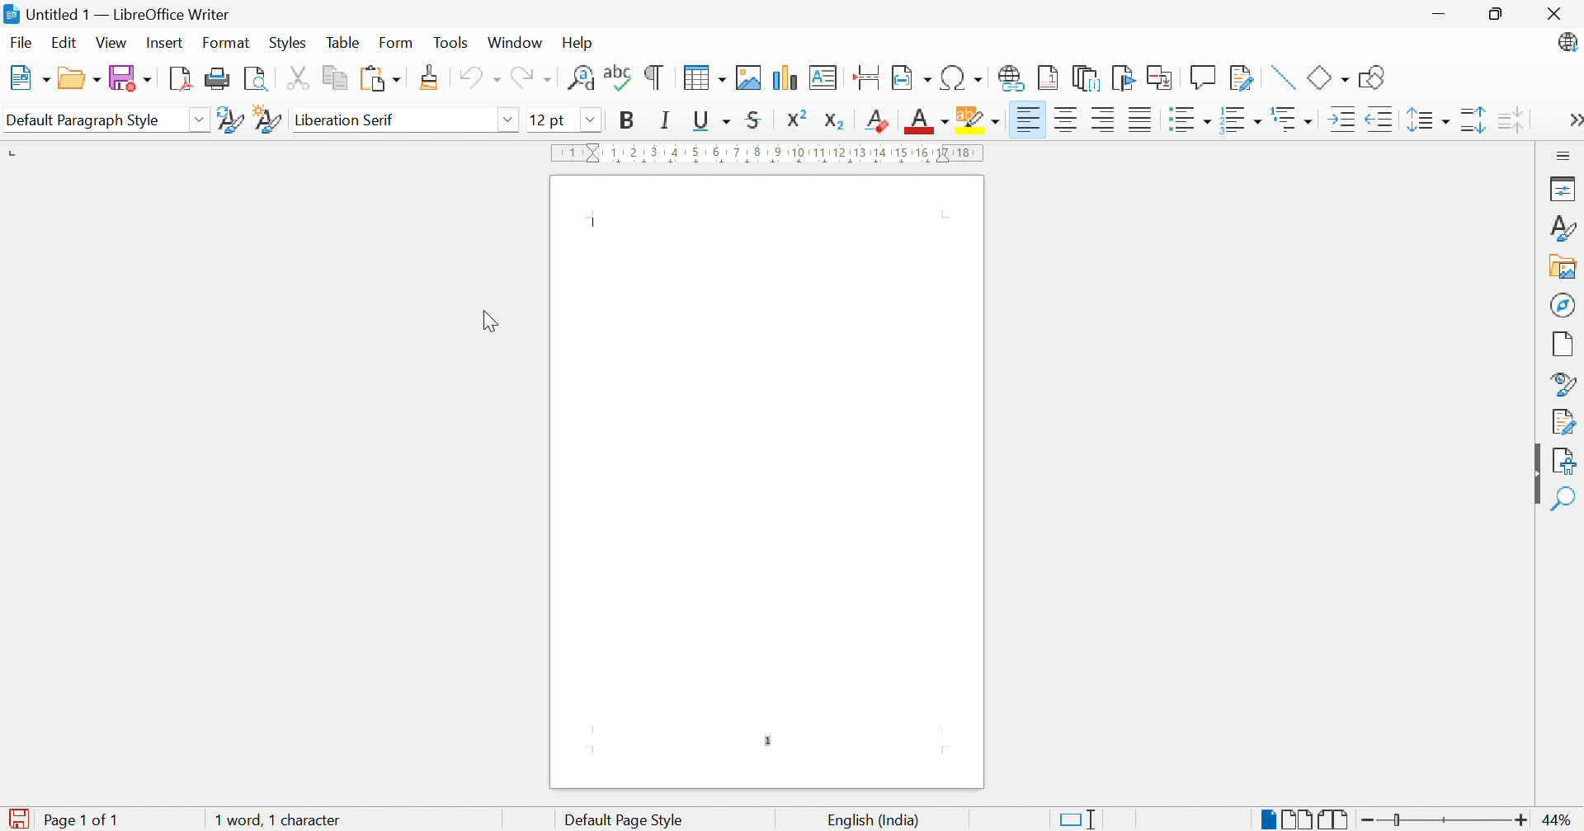  Describe the element at coordinates (172, 44) in the screenshot. I see `pointer cursor` at that location.